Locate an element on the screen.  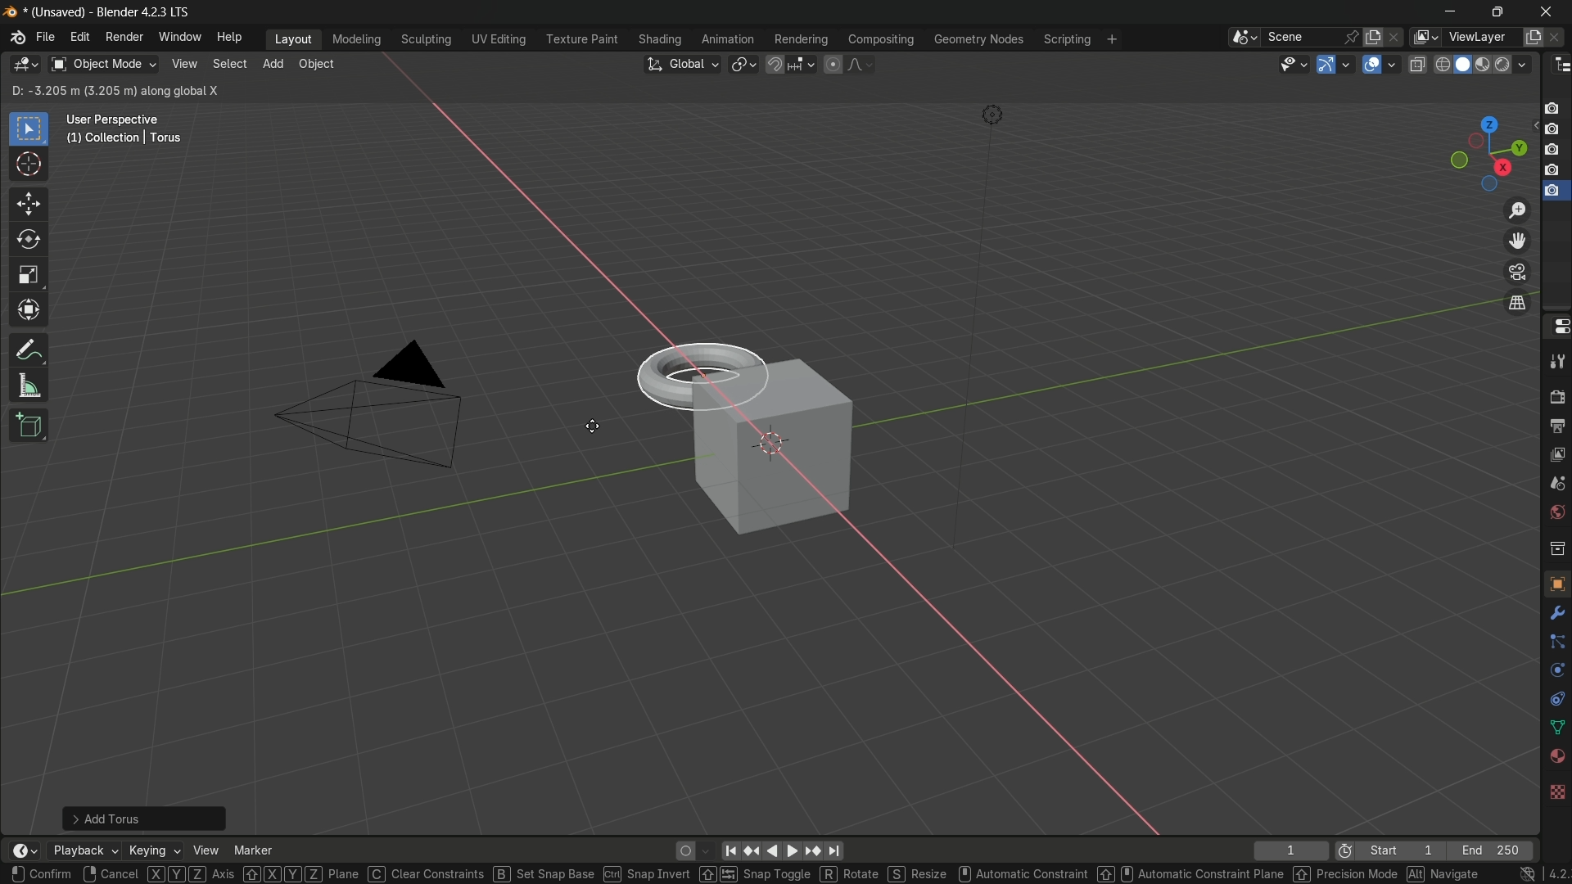
jump to endpoint is located at coordinates (728, 851).